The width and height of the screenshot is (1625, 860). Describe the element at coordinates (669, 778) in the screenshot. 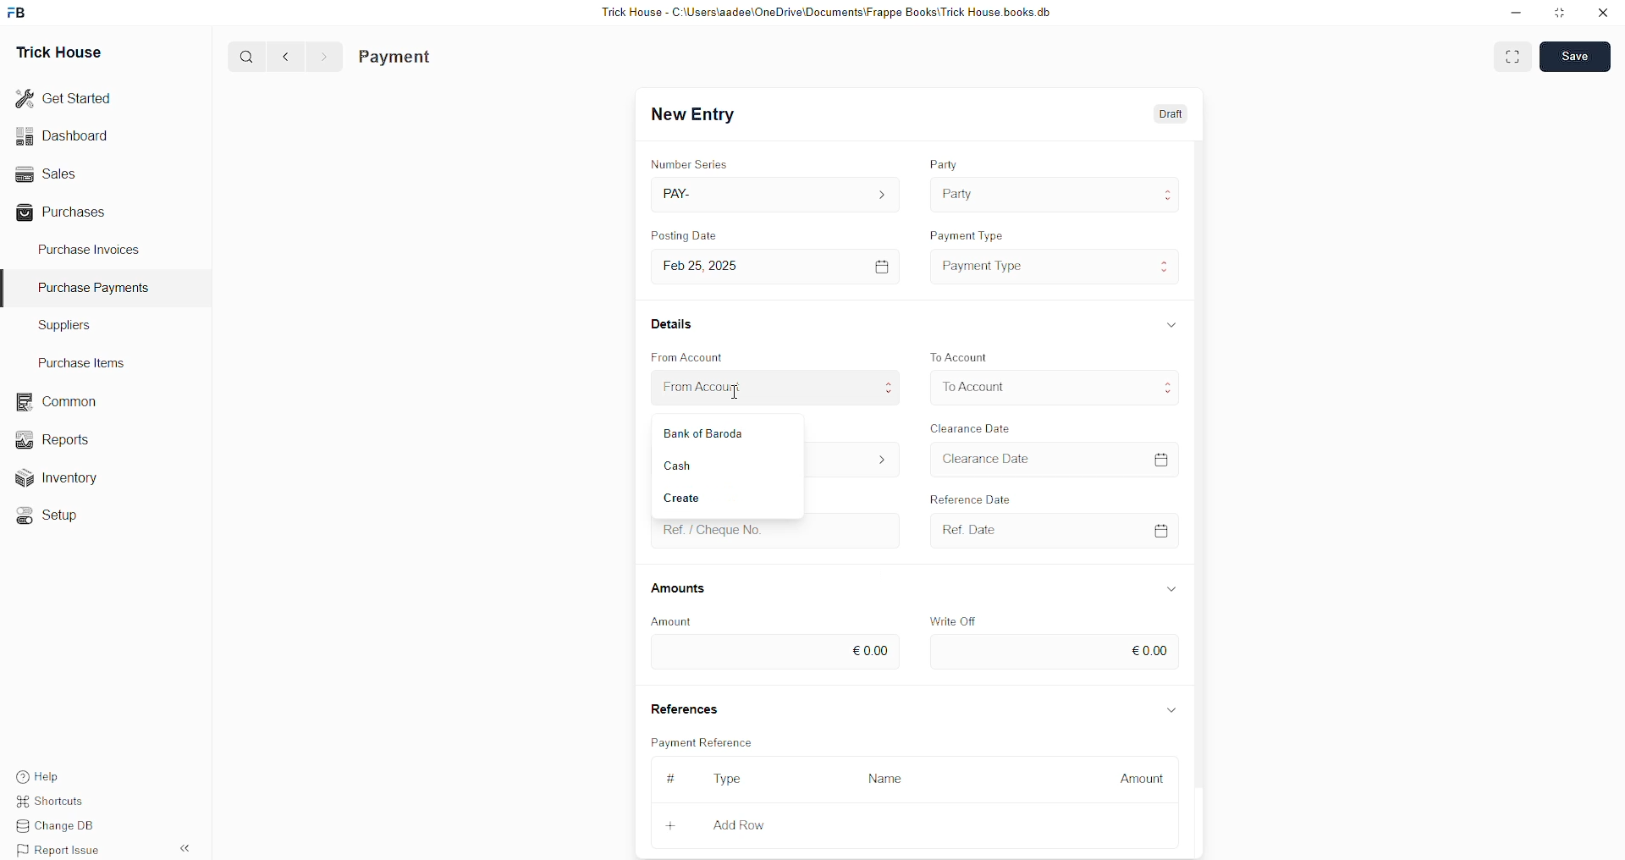

I see `#` at that location.